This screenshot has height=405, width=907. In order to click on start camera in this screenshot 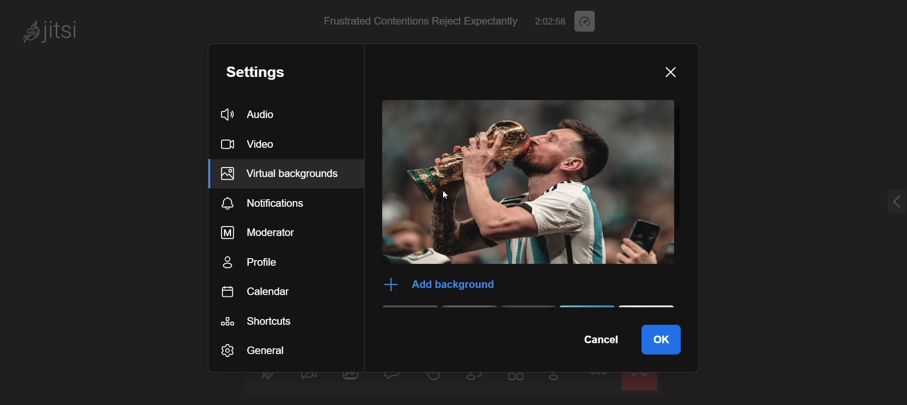, I will do `click(308, 379)`.